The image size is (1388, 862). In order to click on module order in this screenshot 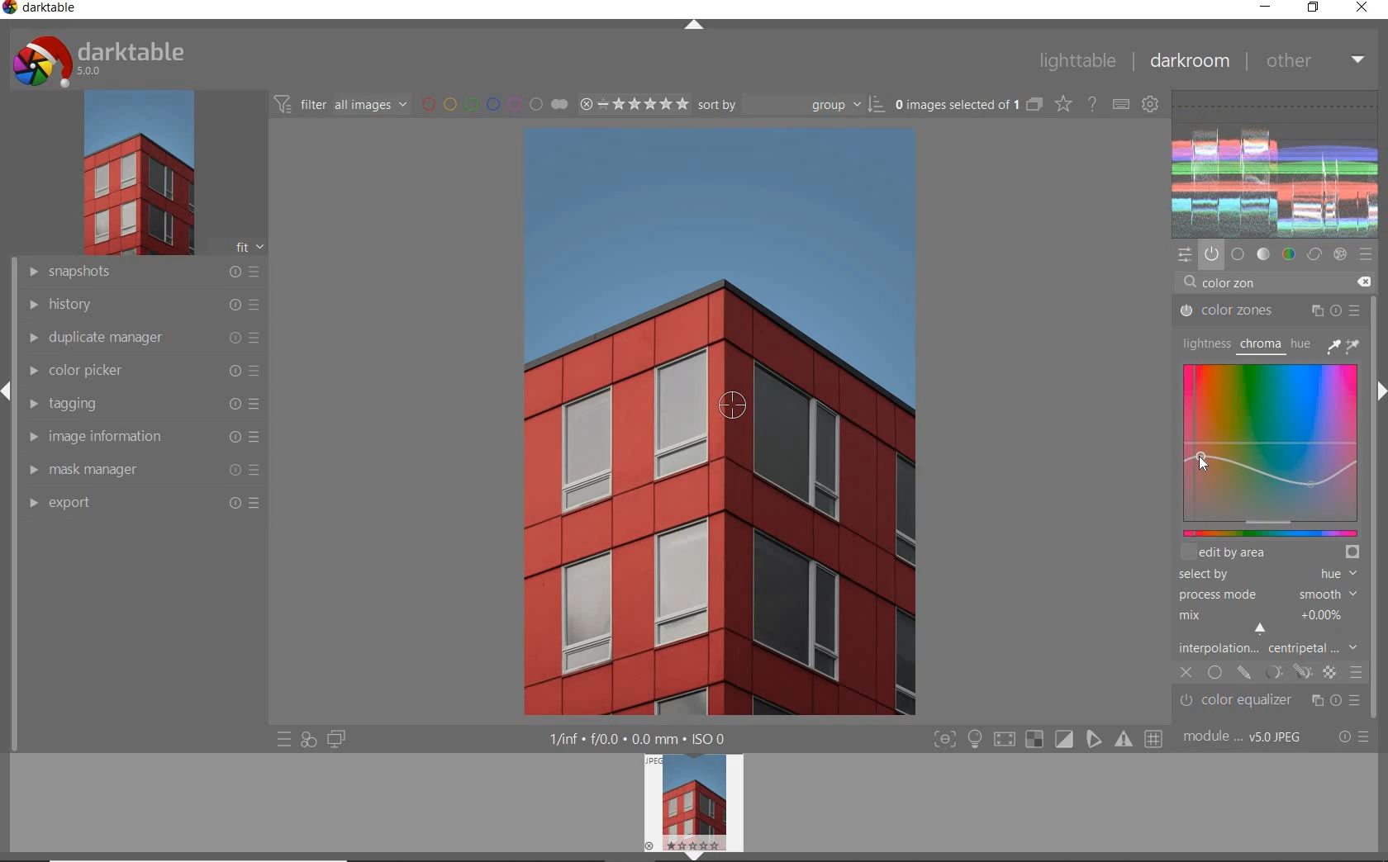, I will do `click(1247, 738)`.